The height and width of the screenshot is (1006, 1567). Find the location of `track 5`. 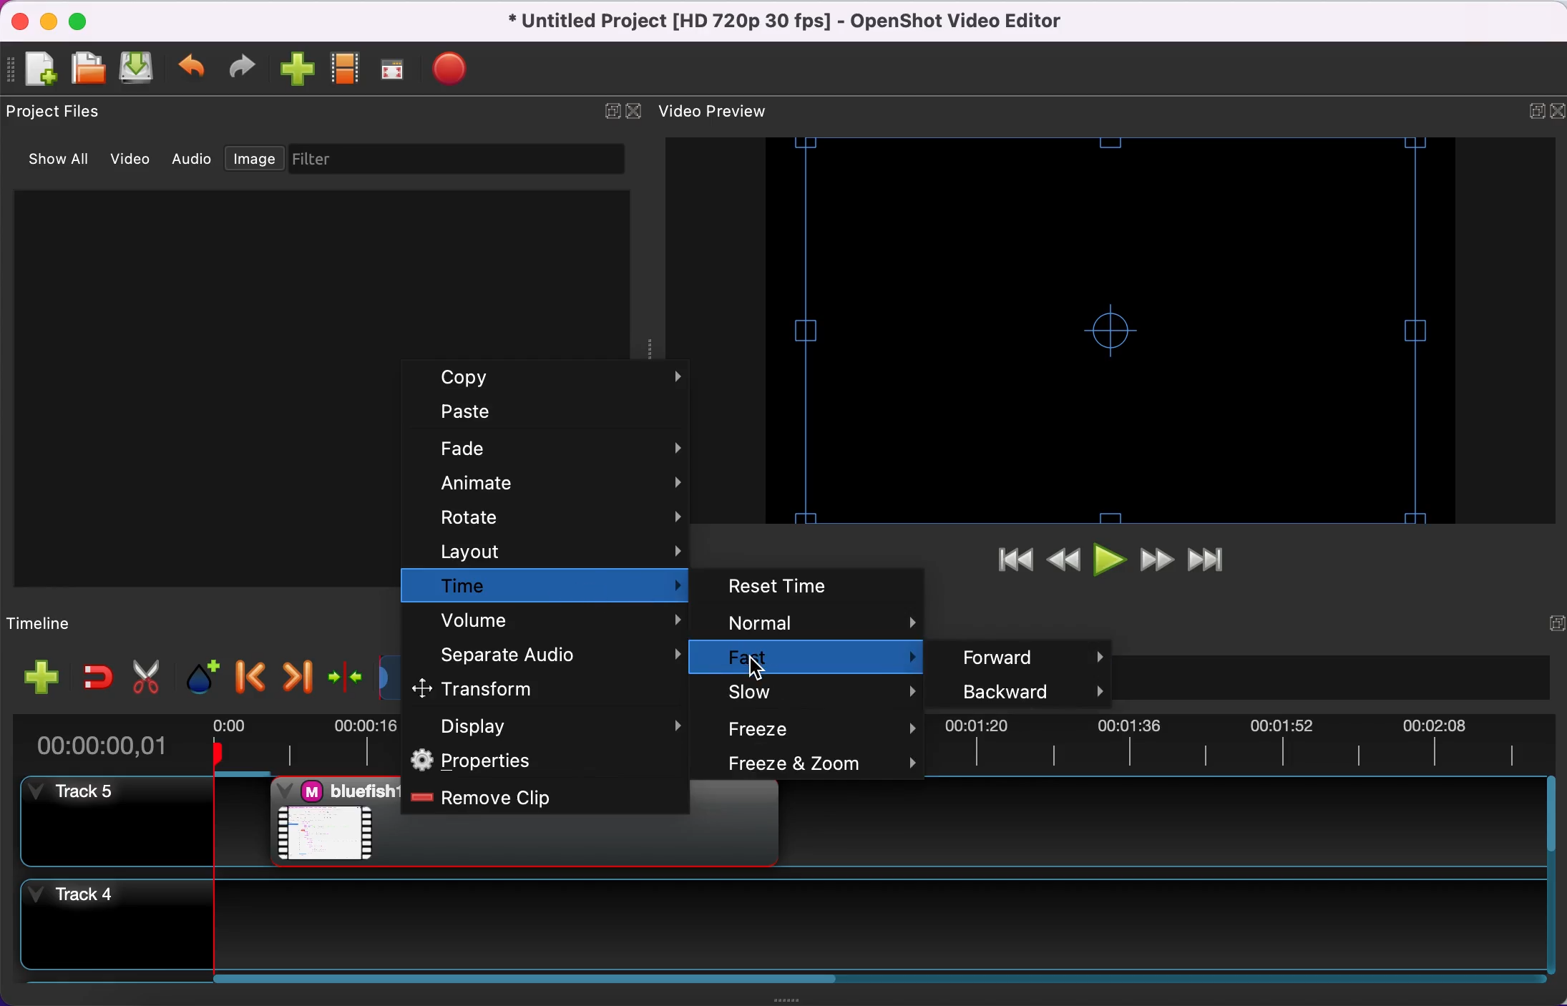

track 5 is located at coordinates (117, 821).